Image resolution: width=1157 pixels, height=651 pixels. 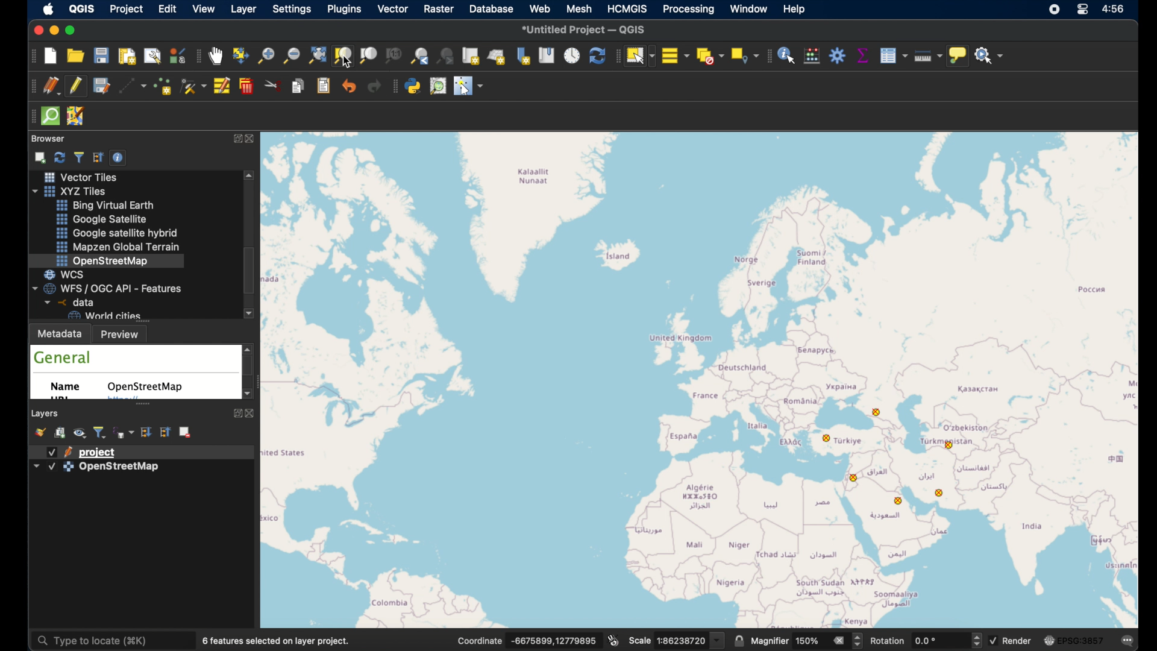 I want to click on general, so click(x=63, y=357).